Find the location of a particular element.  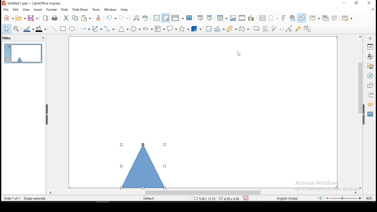

format is located at coordinates (52, 9).